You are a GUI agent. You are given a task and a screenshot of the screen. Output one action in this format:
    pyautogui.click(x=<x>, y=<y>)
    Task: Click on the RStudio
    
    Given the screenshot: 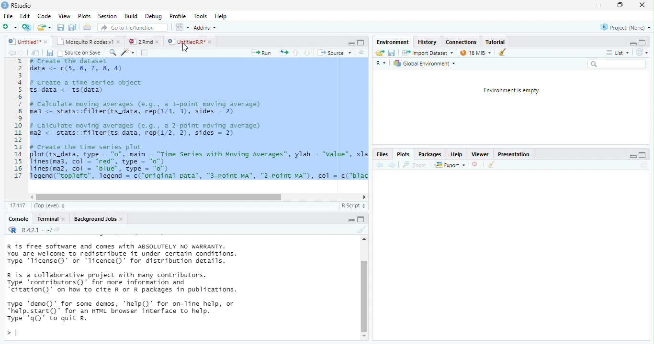 What is the action you would take?
    pyautogui.click(x=17, y=5)
    